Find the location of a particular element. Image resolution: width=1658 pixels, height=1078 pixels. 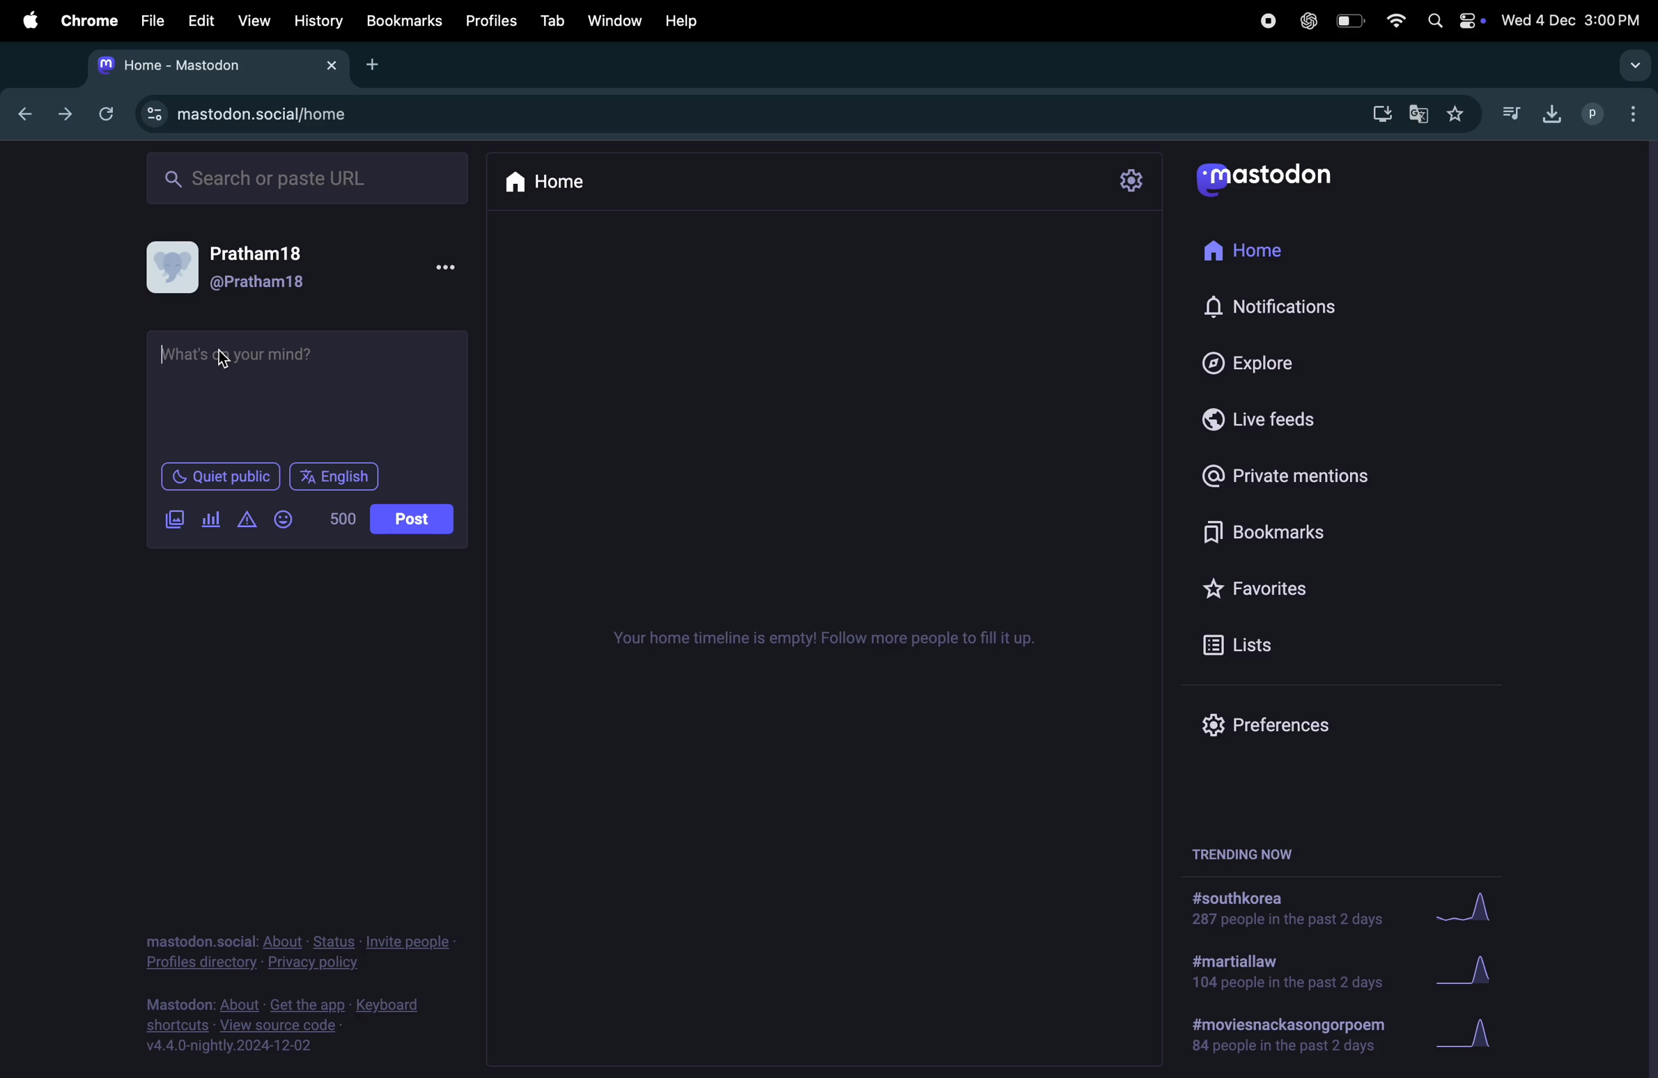

Graph is located at coordinates (1491, 964).